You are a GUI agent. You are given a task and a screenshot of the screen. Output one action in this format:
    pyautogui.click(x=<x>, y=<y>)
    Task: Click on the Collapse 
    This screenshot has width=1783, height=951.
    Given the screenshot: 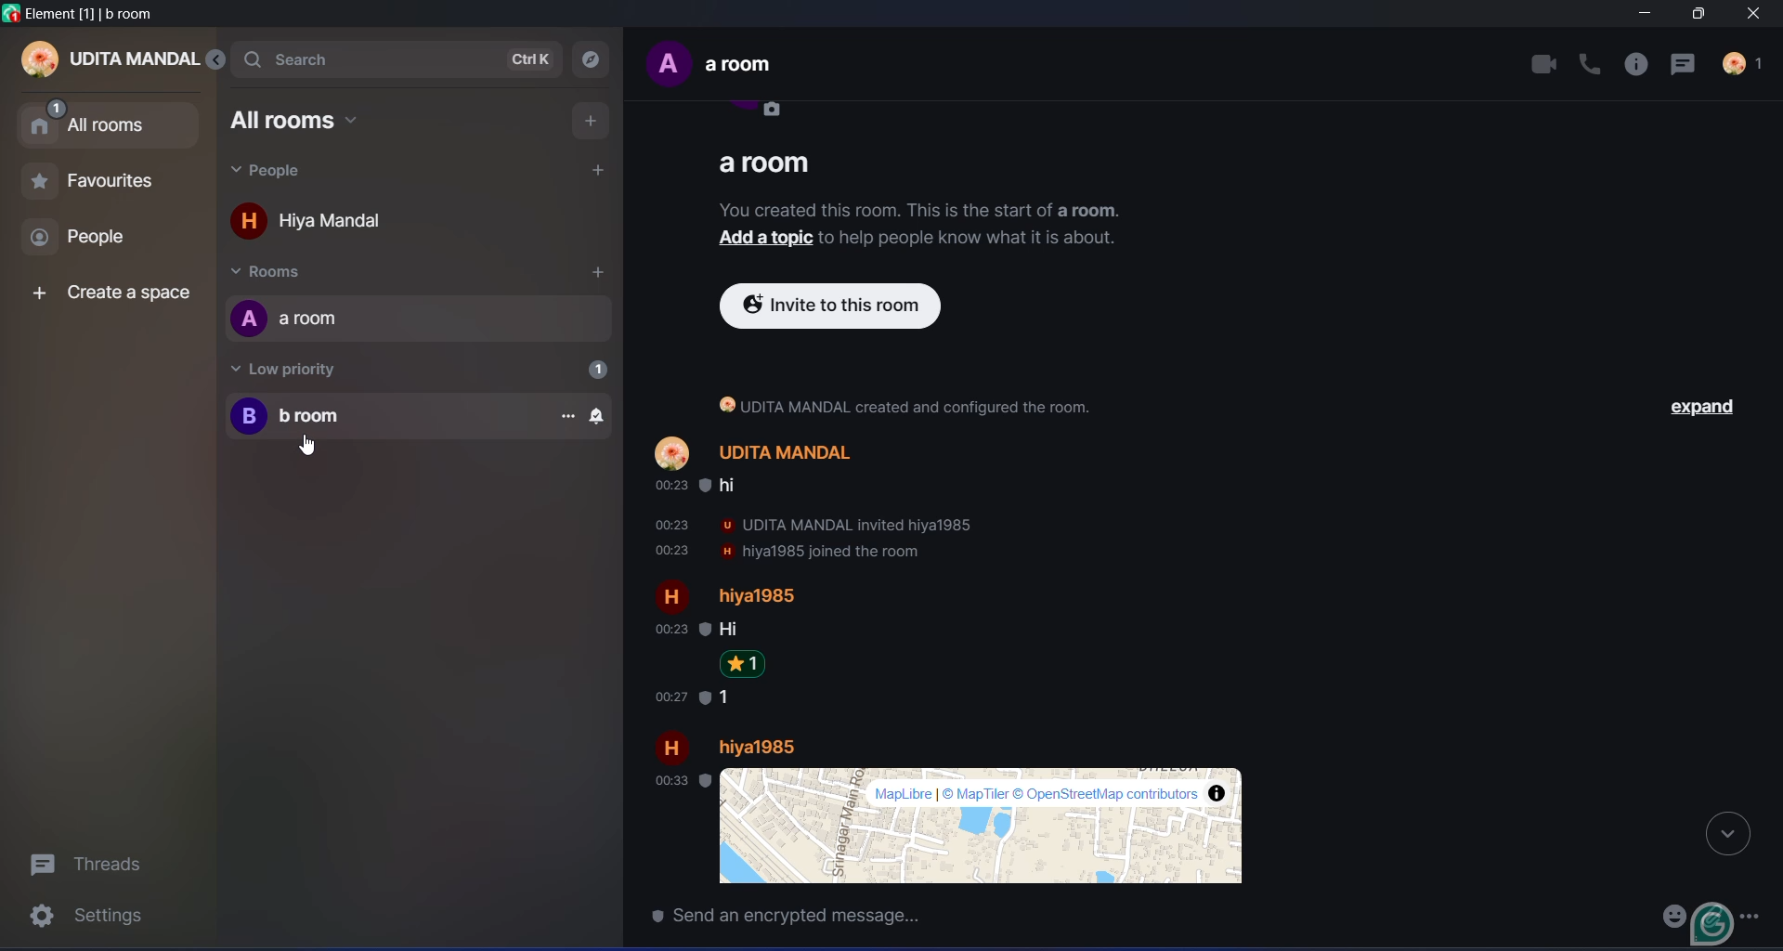 What is the action you would take?
    pyautogui.click(x=1727, y=832)
    